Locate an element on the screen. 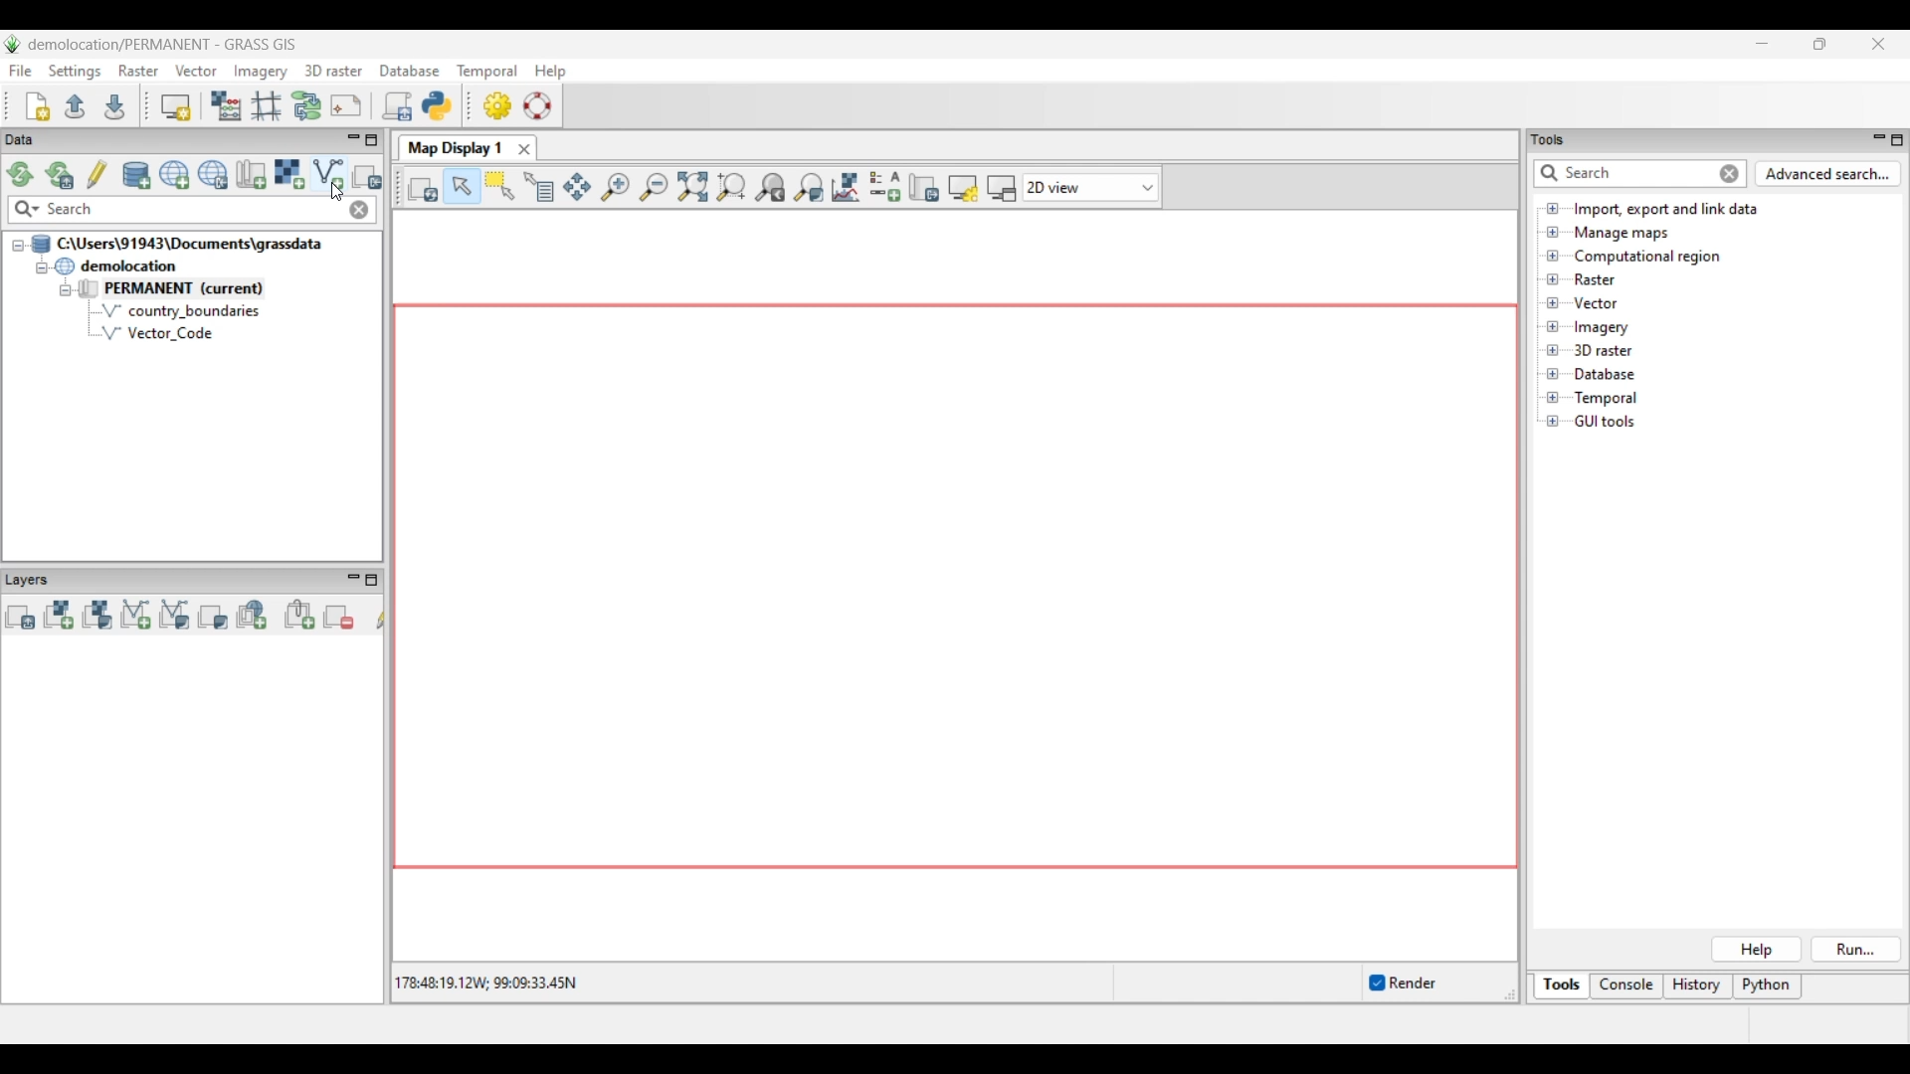 The width and height of the screenshot is (1910, 1074). Project and software name is located at coordinates (163, 45).